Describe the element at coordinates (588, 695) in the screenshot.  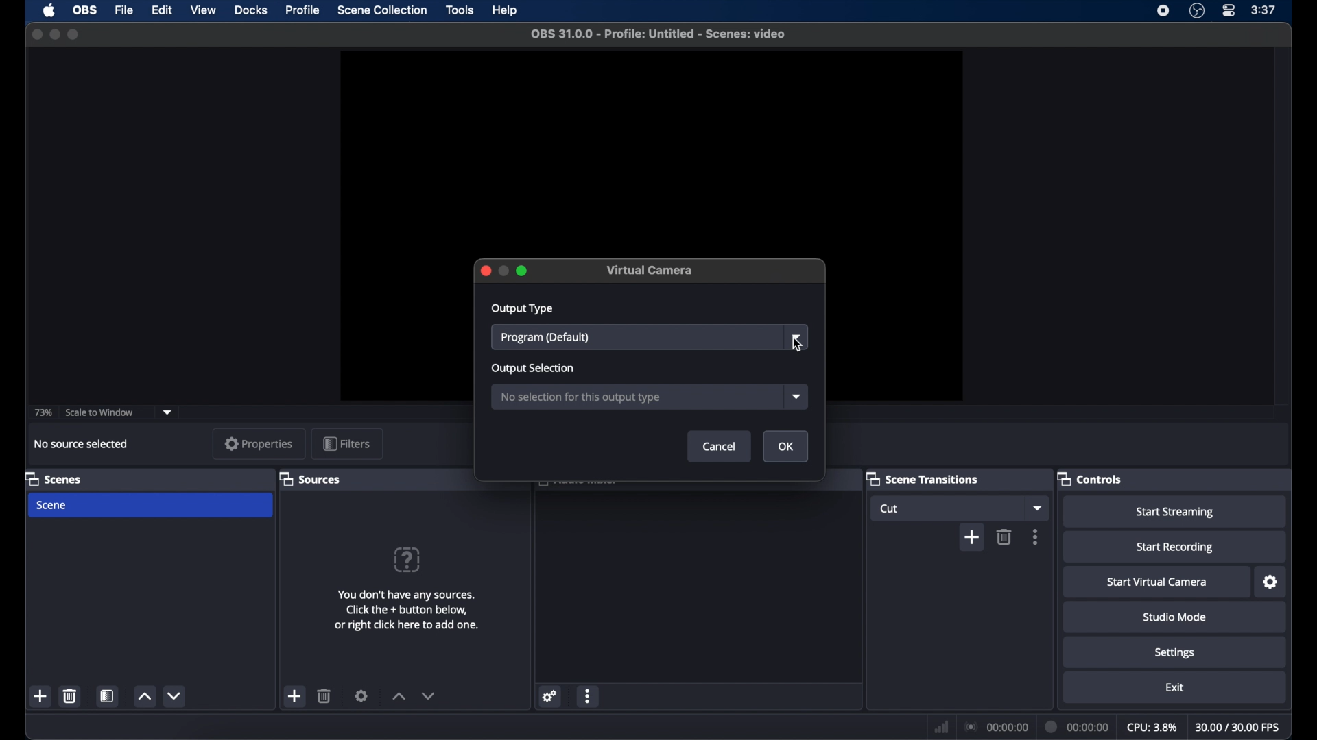
I see `more options` at that location.